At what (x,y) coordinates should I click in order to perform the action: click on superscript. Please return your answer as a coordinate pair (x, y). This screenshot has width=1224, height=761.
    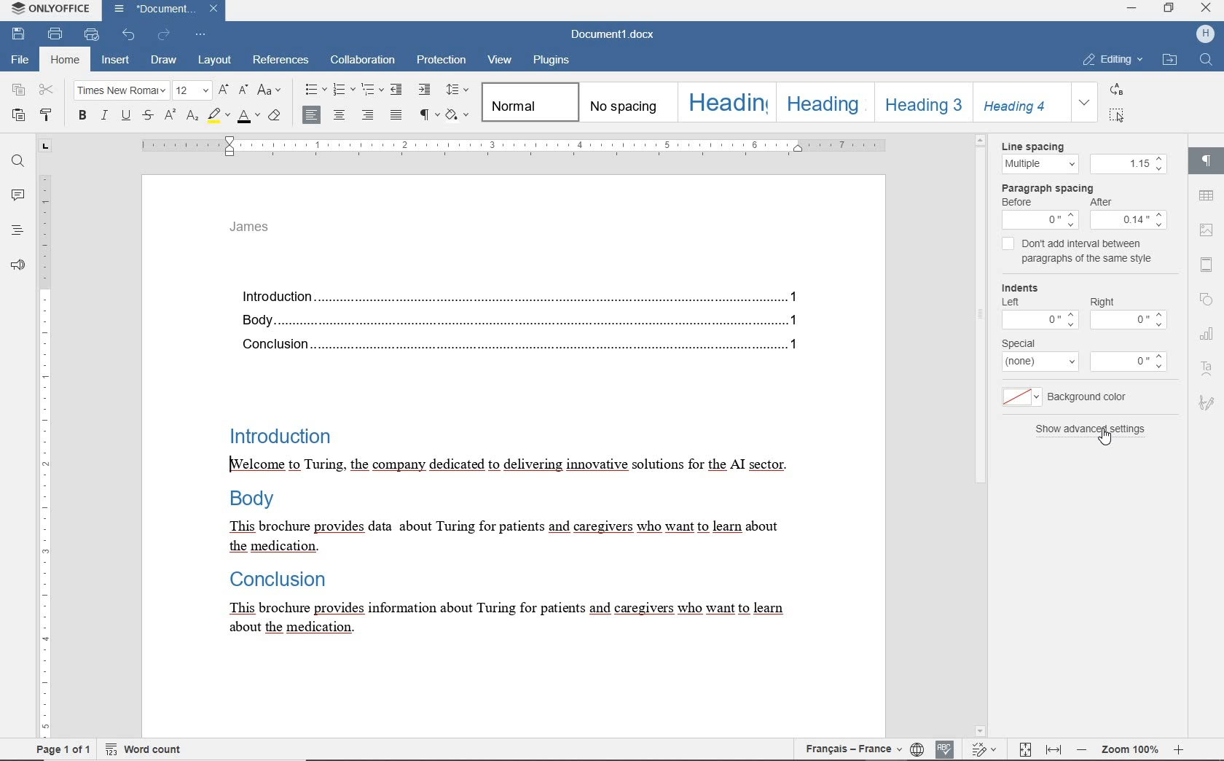
    Looking at the image, I should click on (170, 117).